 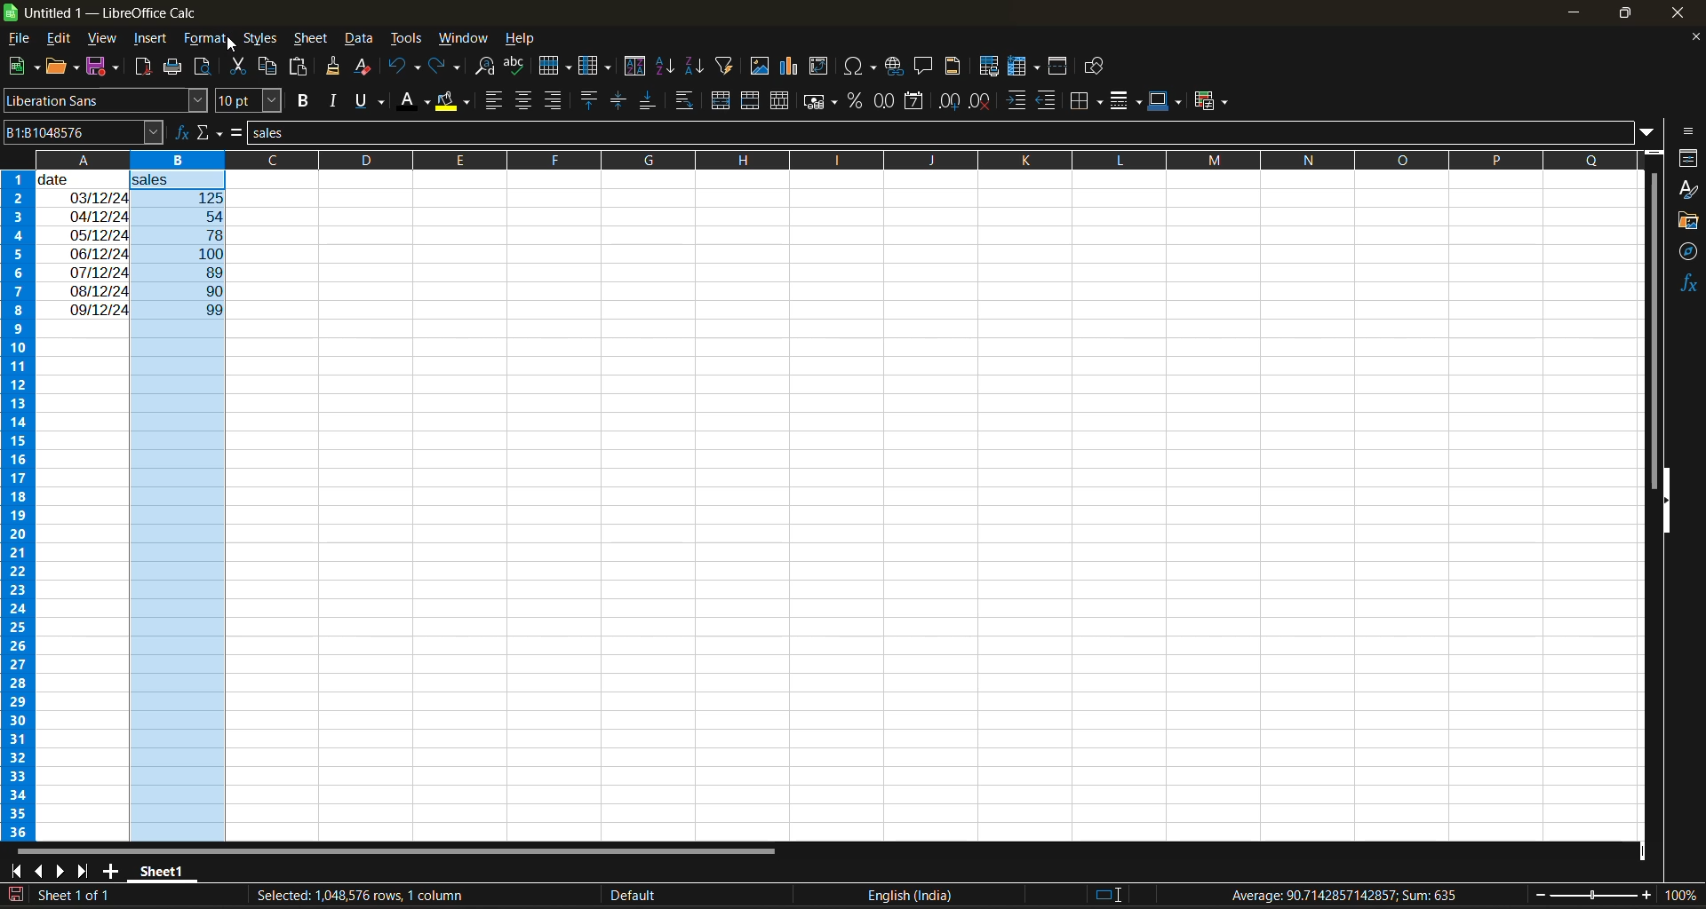 What do you see at coordinates (1016, 100) in the screenshot?
I see `increase indent` at bounding box center [1016, 100].